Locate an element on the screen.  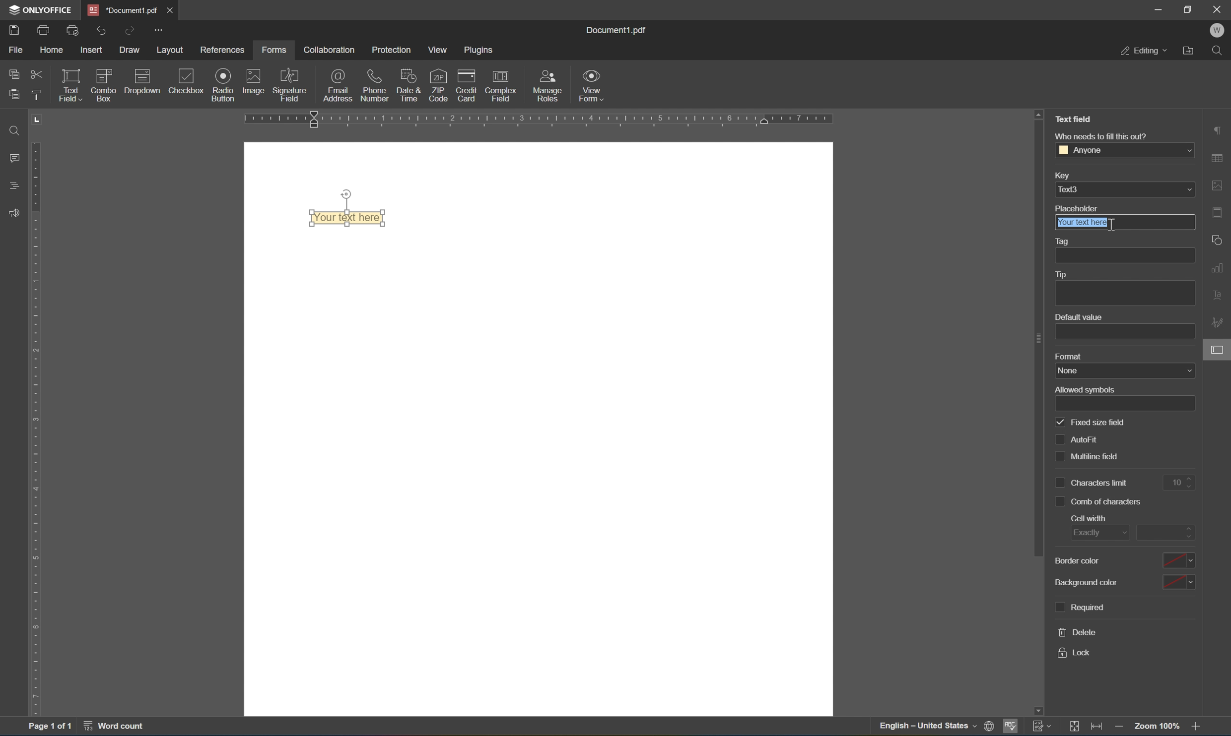
close is located at coordinates (1218, 8).